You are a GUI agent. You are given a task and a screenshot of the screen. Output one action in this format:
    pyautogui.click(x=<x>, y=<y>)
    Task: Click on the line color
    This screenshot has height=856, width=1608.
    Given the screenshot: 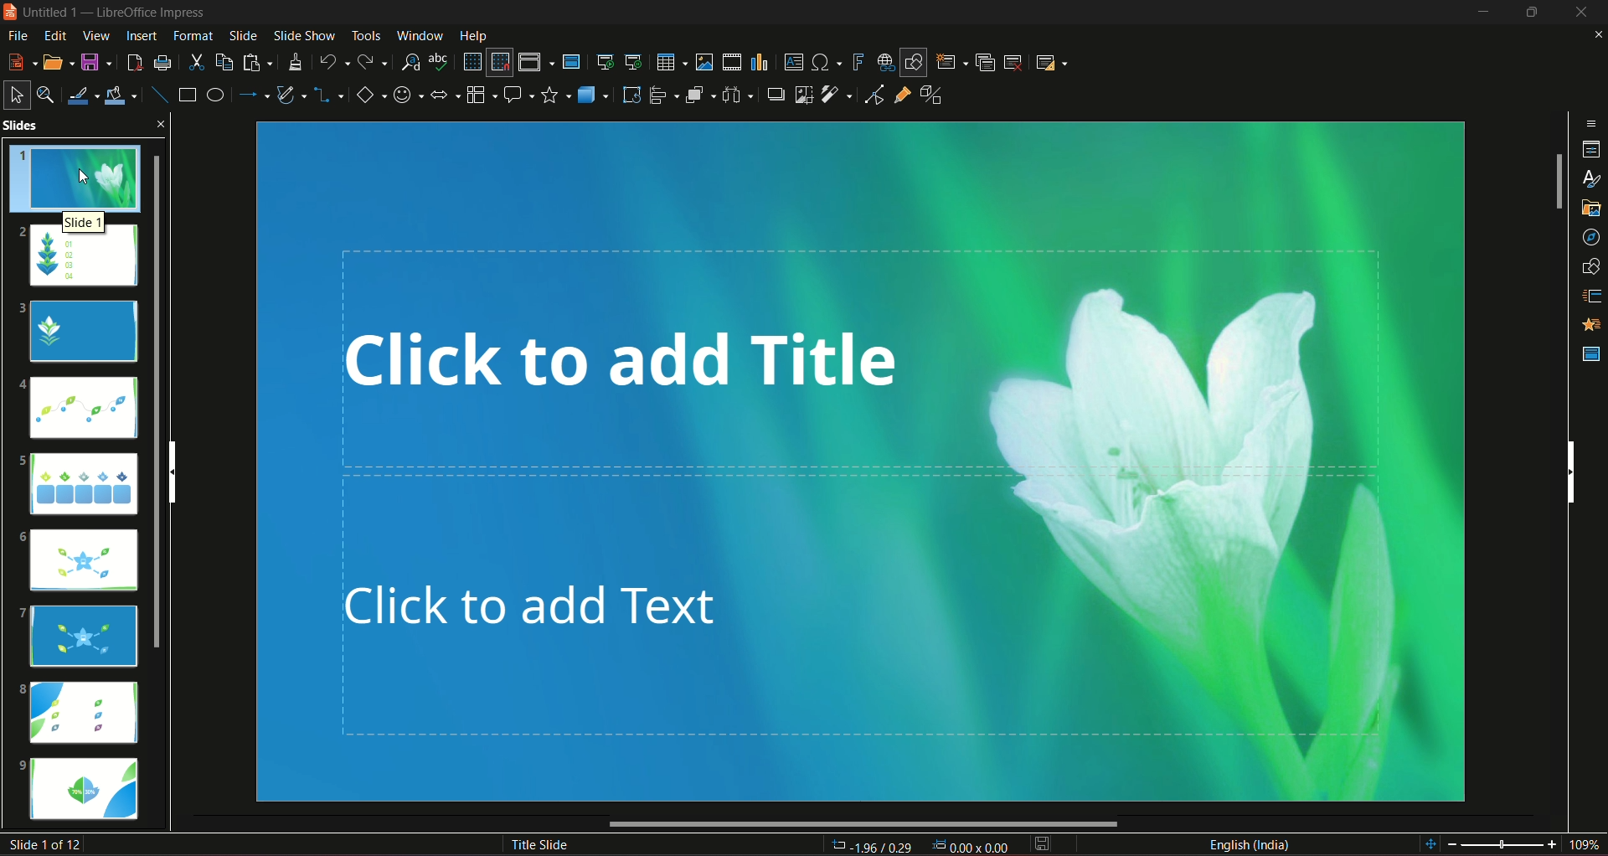 What is the action you would take?
    pyautogui.click(x=85, y=94)
    